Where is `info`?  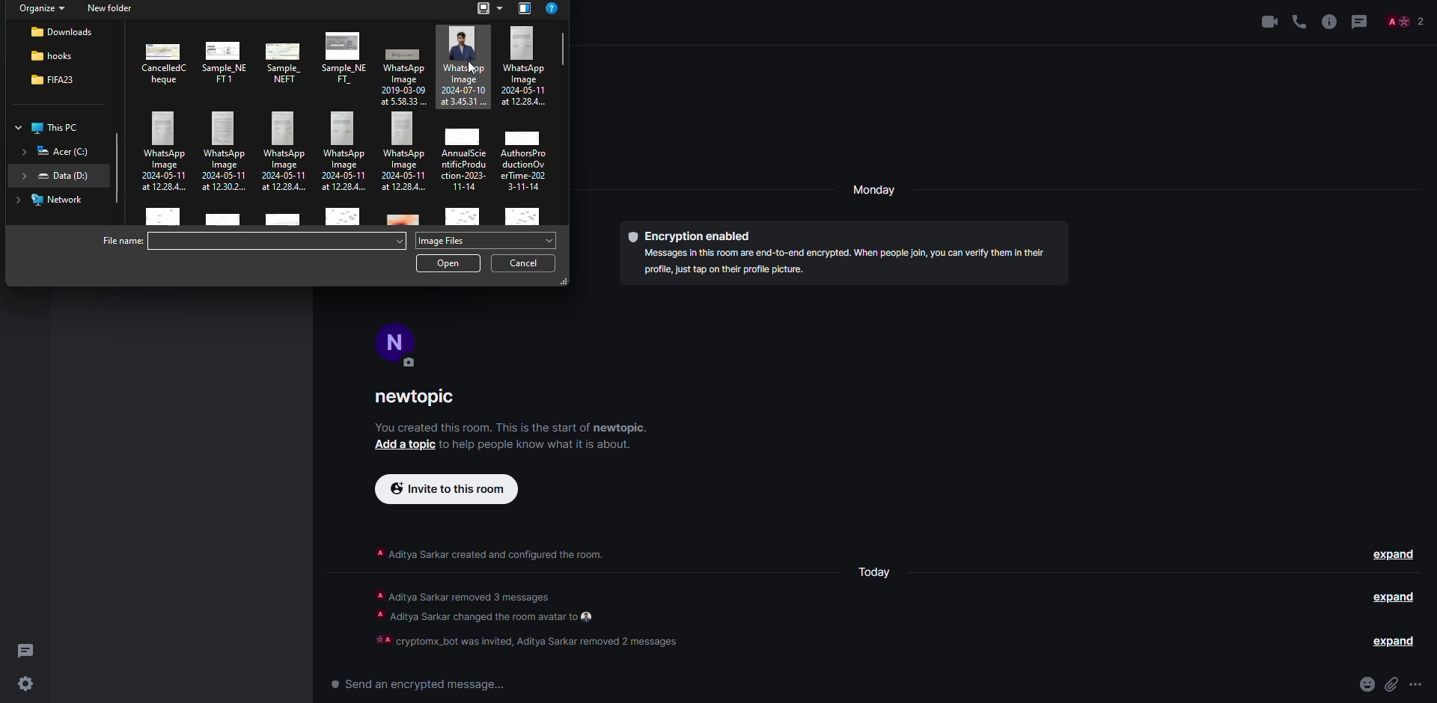
info is located at coordinates (539, 448).